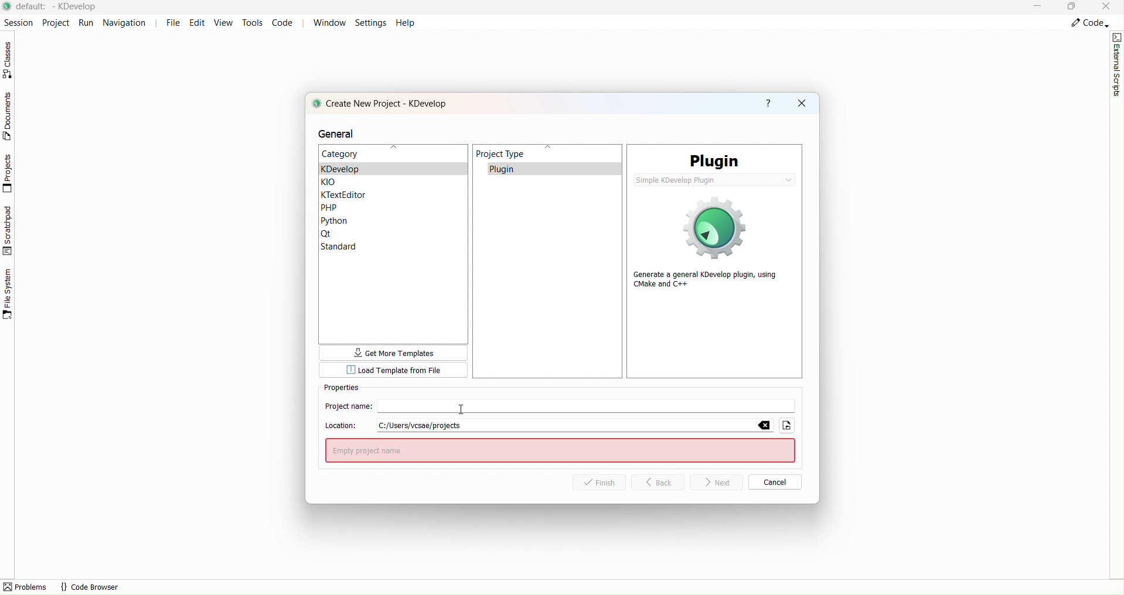 Image resolution: width=1124 pixels, height=595 pixels. What do you see at coordinates (226, 24) in the screenshot?
I see `View` at bounding box center [226, 24].